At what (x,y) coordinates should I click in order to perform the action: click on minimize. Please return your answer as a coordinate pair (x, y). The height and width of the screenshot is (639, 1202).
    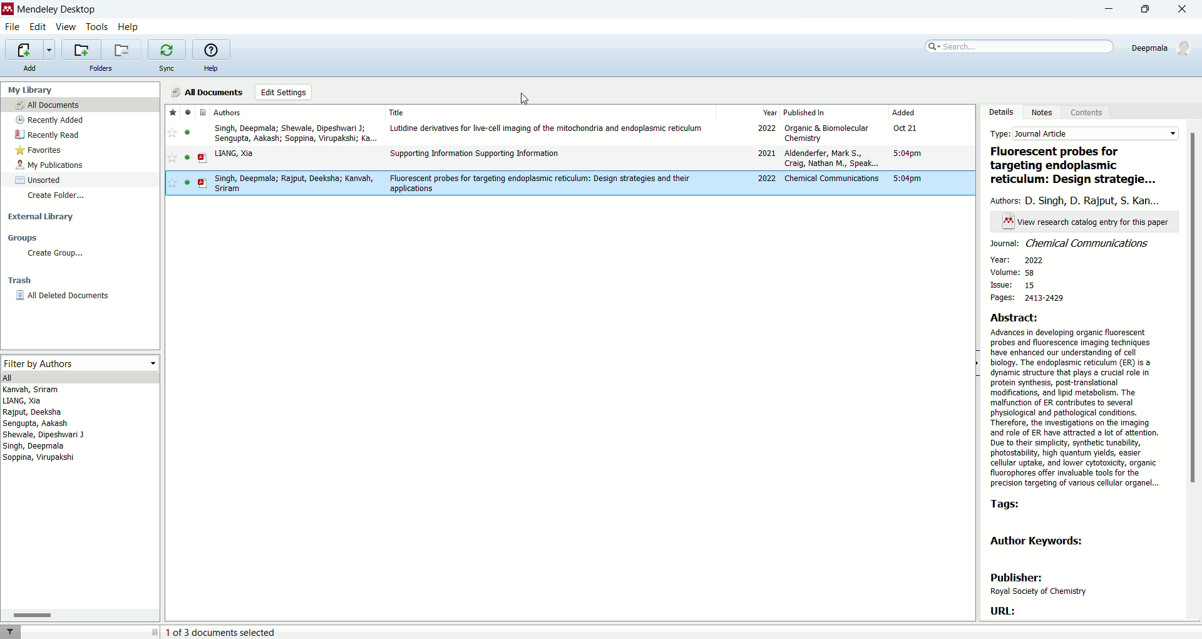
    Looking at the image, I should click on (1106, 9).